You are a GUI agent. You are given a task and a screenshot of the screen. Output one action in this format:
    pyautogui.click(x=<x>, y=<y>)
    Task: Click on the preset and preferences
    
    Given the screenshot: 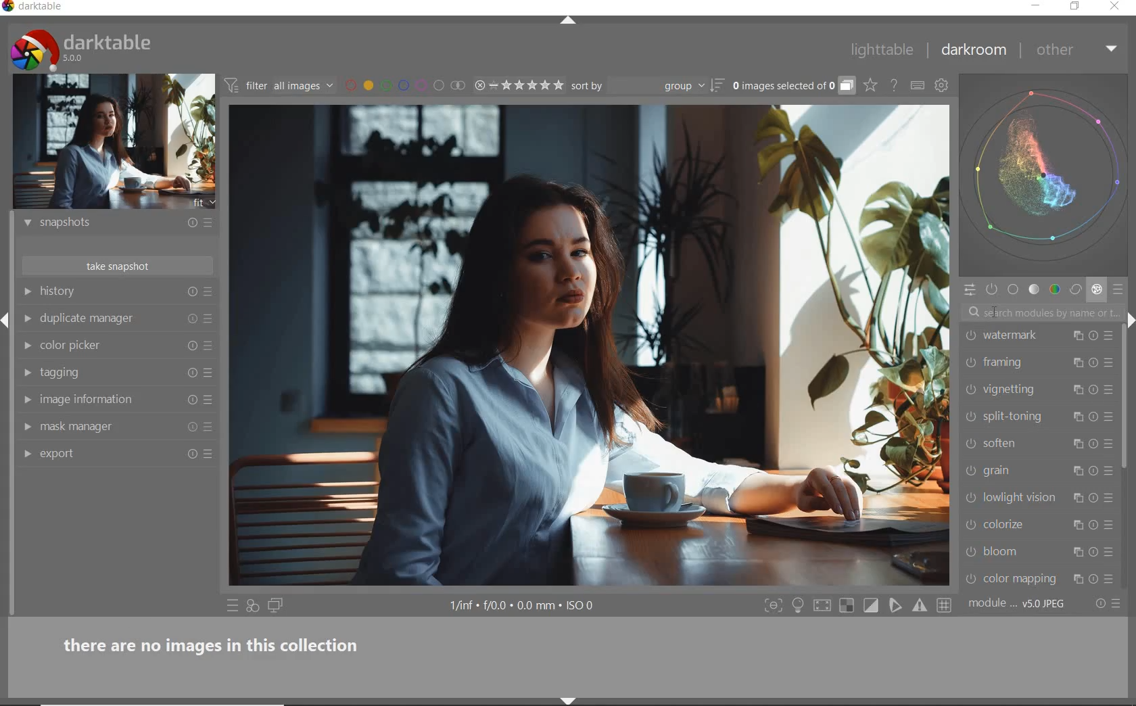 What is the action you would take?
    pyautogui.click(x=209, y=400)
    